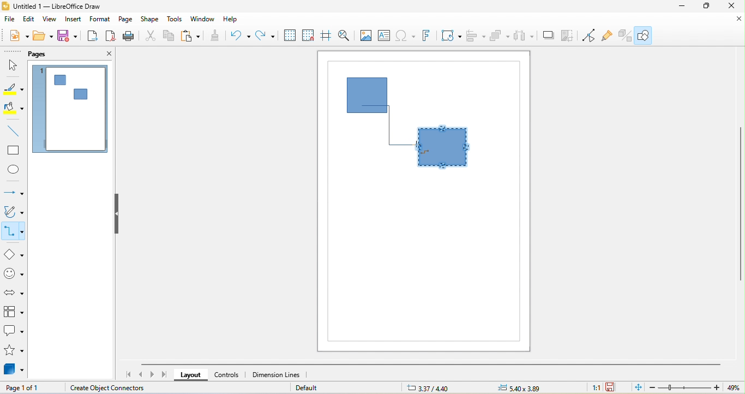 This screenshot has width=745, height=394. I want to click on zoom, so click(697, 387).